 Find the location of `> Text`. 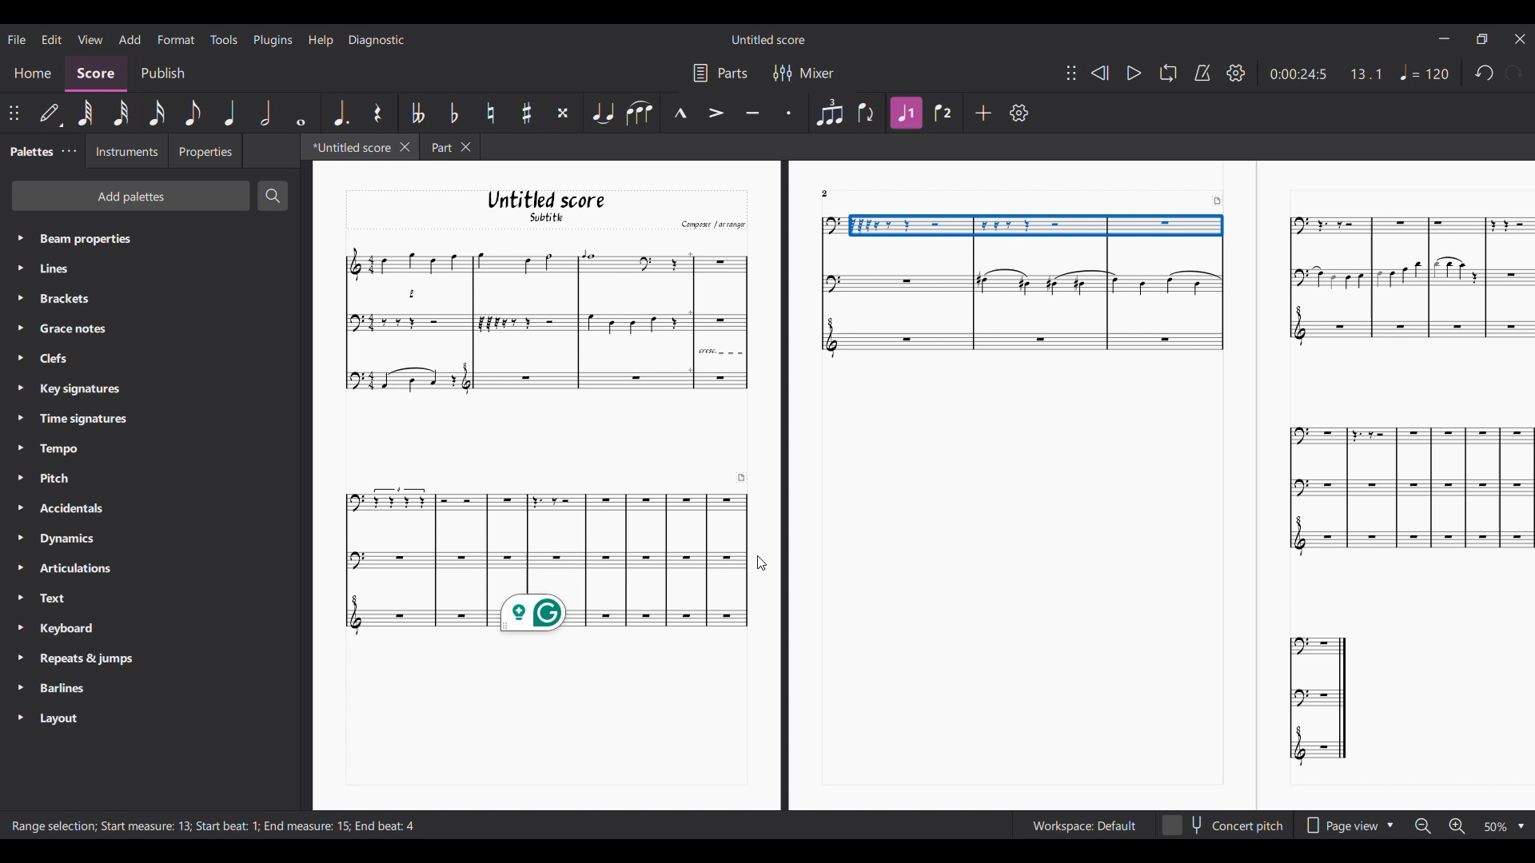

> Text is located at coordinates (51, 603).